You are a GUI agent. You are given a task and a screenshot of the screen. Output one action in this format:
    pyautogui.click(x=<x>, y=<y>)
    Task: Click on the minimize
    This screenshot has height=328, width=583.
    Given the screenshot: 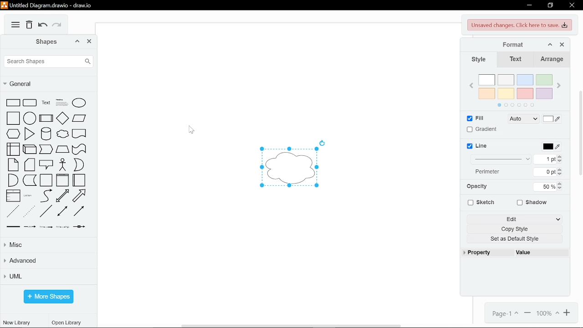 What is the action you would take?
    pyautogui.click(x=529, y=4)
    